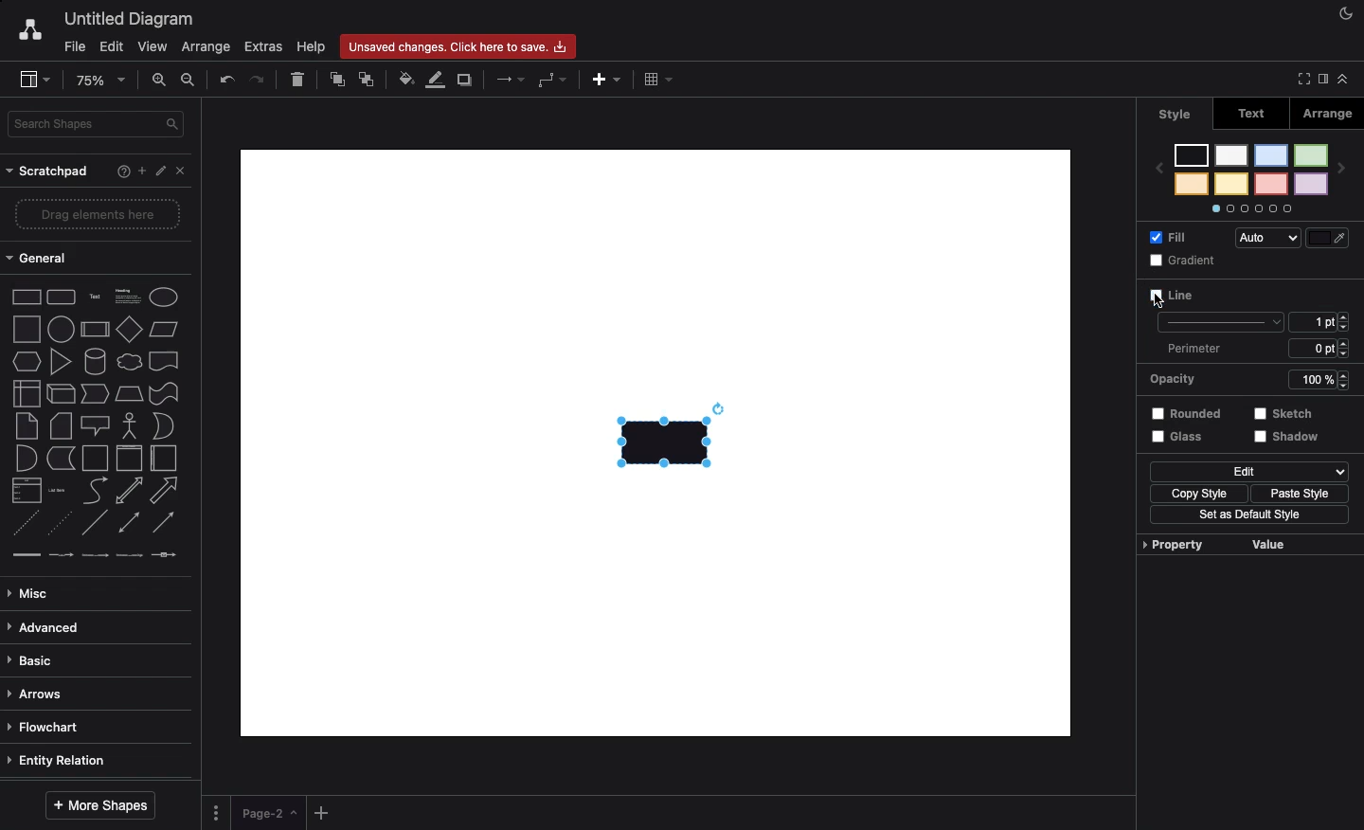 This screenshot has width=1364, height=830. I want to click on Gradient, so click(1179, 262).